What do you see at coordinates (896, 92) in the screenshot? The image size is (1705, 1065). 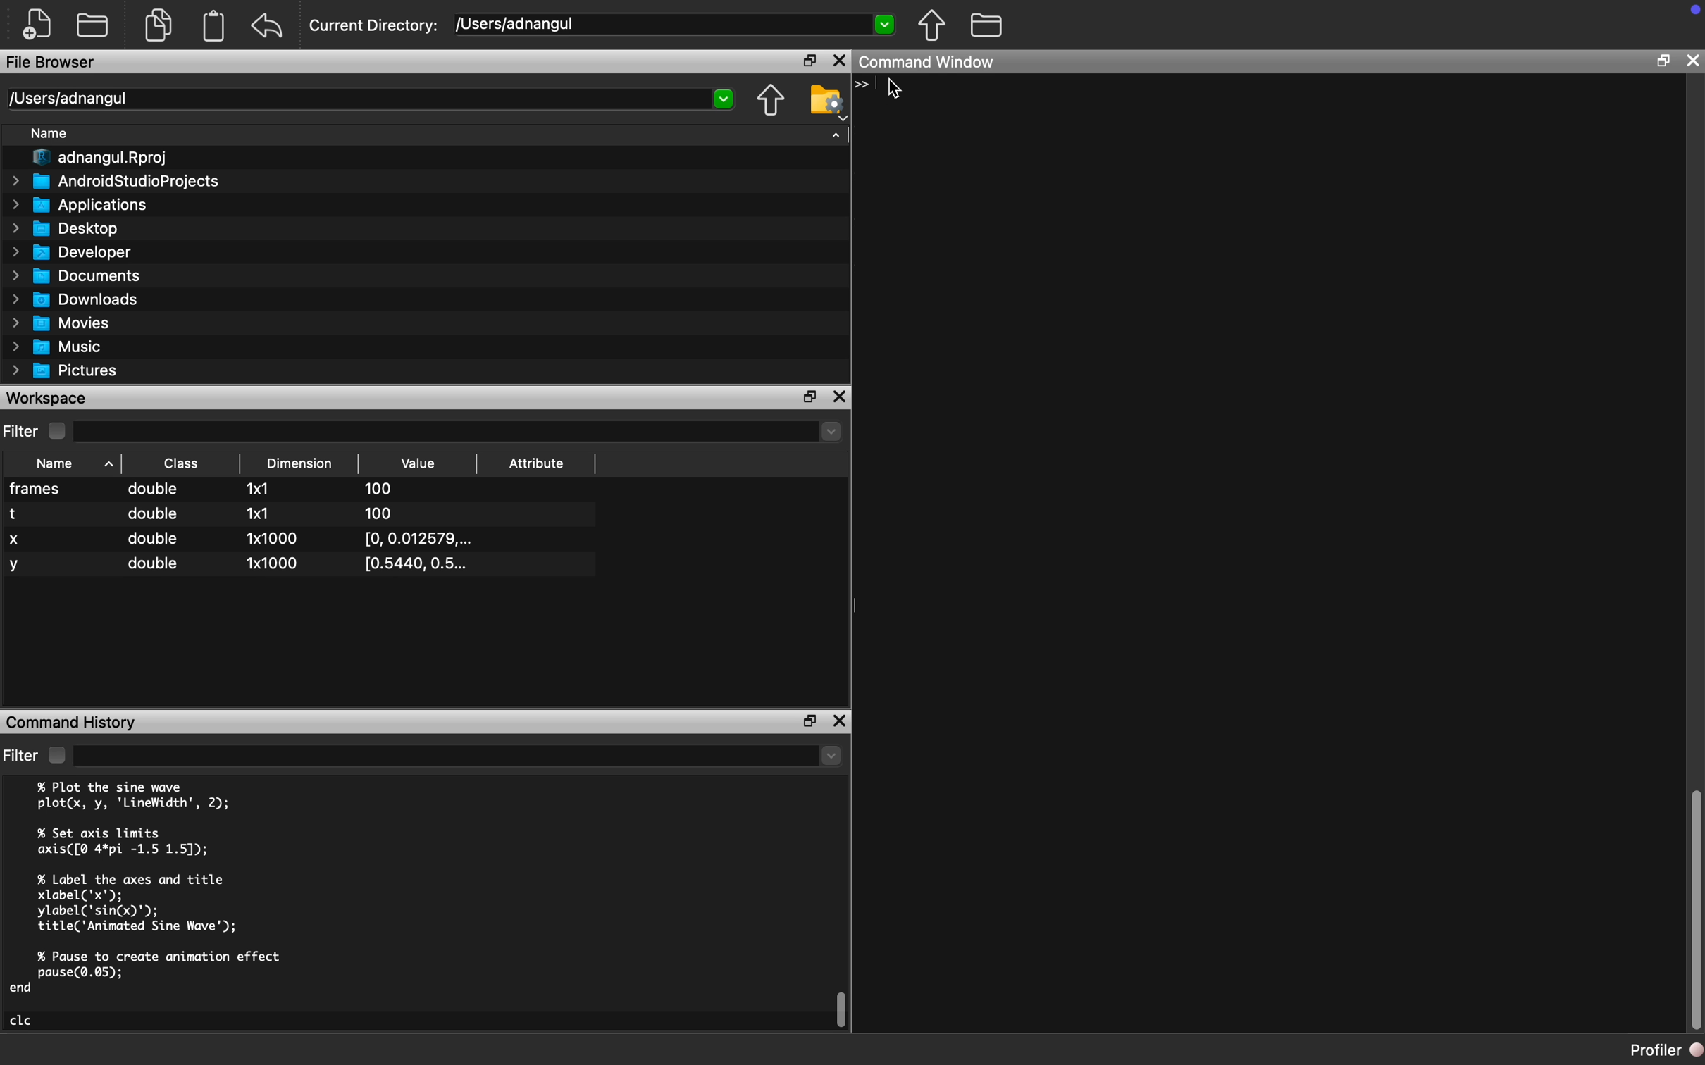 I see `Cursor` at bounding box center [896, 92].